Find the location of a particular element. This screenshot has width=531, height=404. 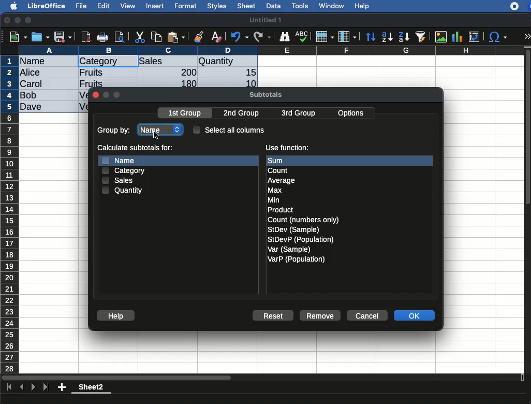

extensions is located at coordinates (520, 6).